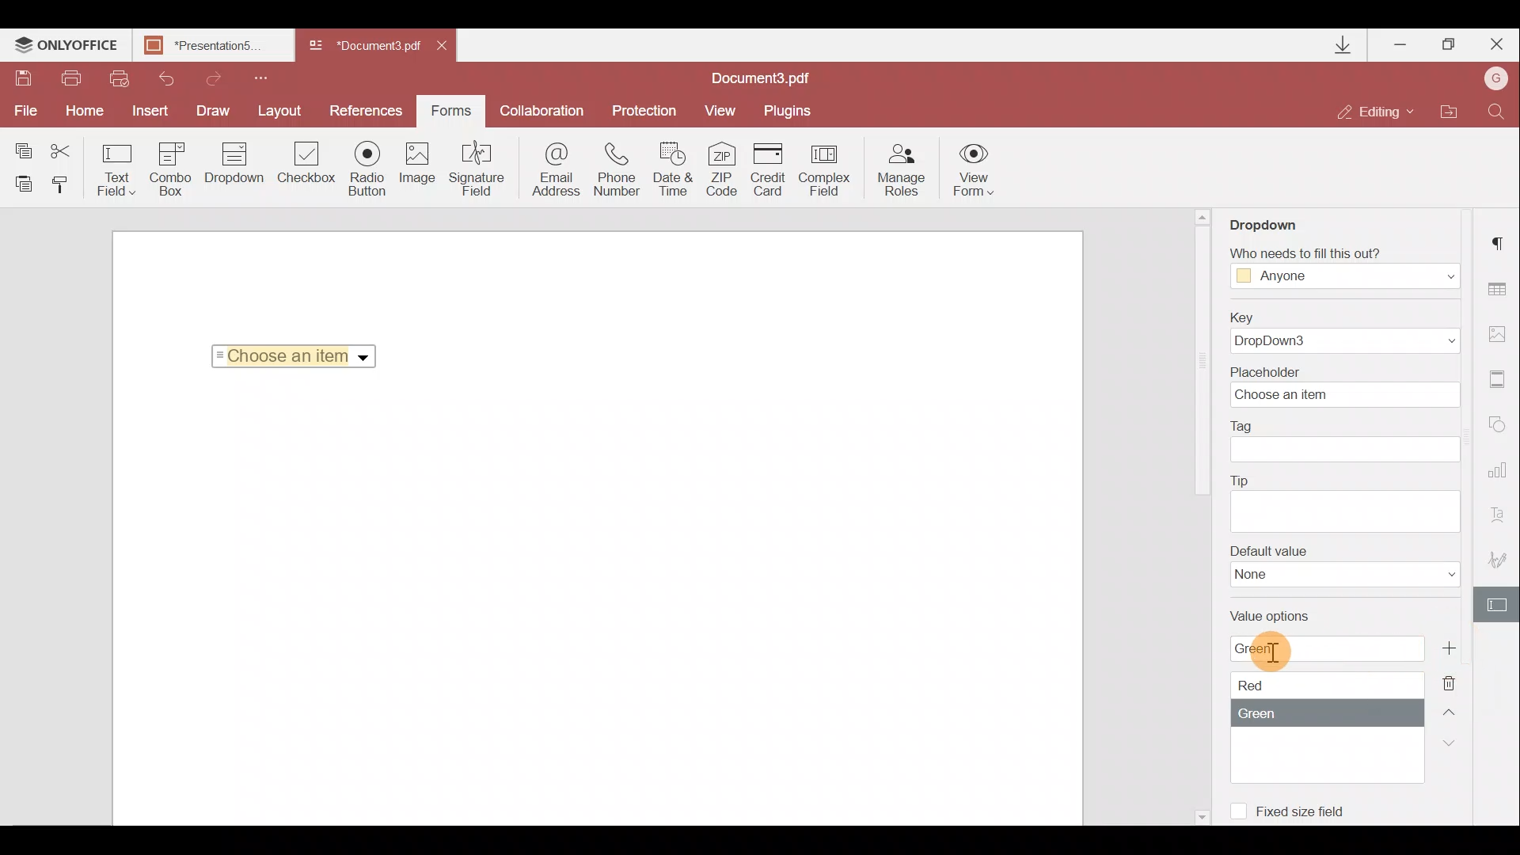 The image size is (1520, 855). What do you see at coordinates (231, 172) in the screenshot?
I see `Dropdown` at bounding box center [231, 172].